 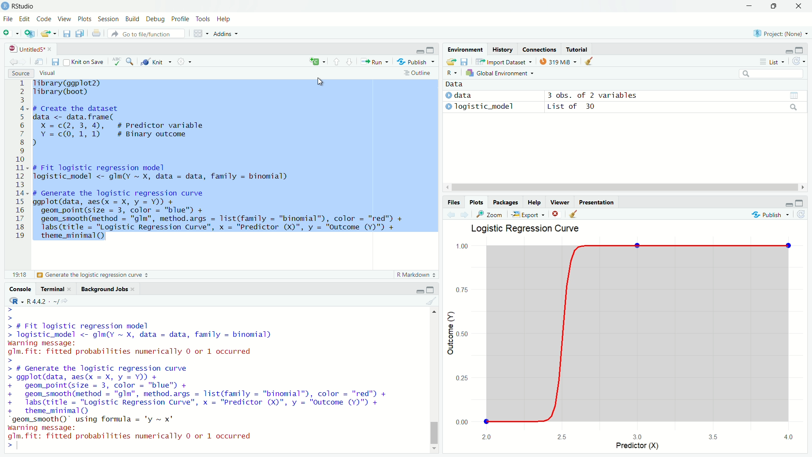 I want to click on Viewer, so click(x=560, y=201).